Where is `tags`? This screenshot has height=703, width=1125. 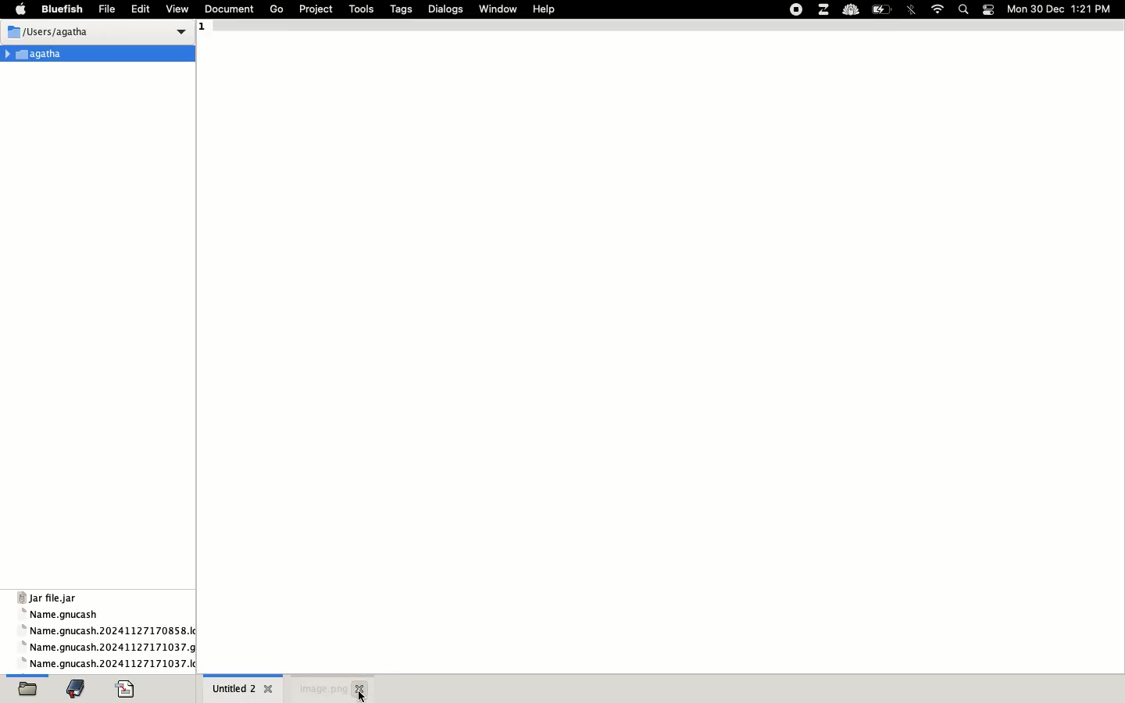 tags is located at coordinates (404, 10).